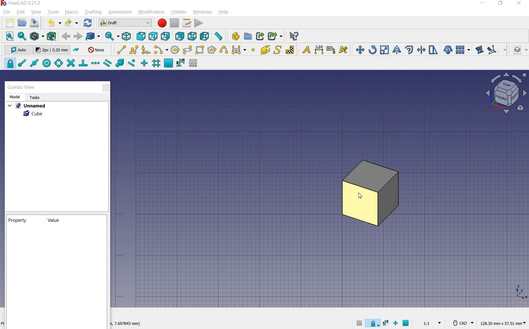 The image size is (529, 329). What do you see at coordinates (23, 23) in the screenshot?
I see `open` at bounding box center [23, 23].